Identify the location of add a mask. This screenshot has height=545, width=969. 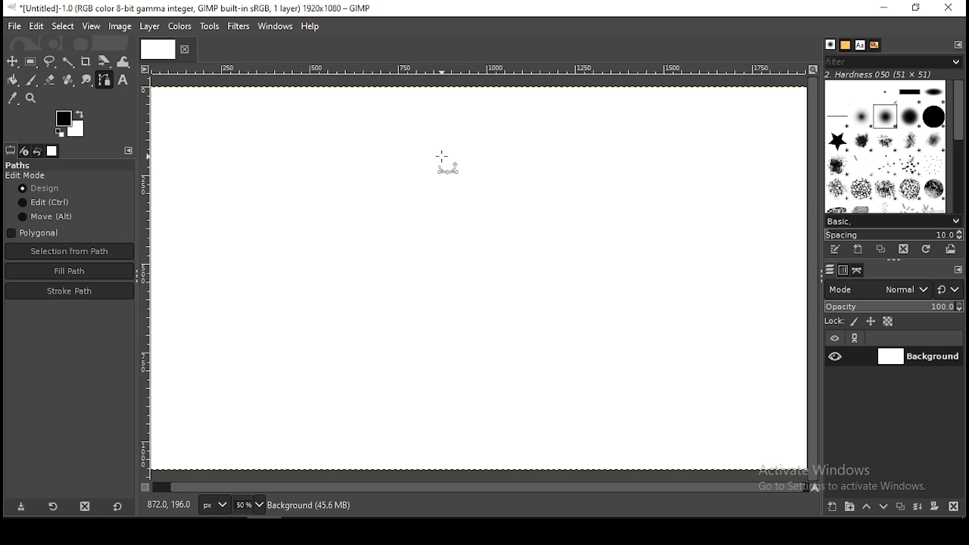
(935, 506).